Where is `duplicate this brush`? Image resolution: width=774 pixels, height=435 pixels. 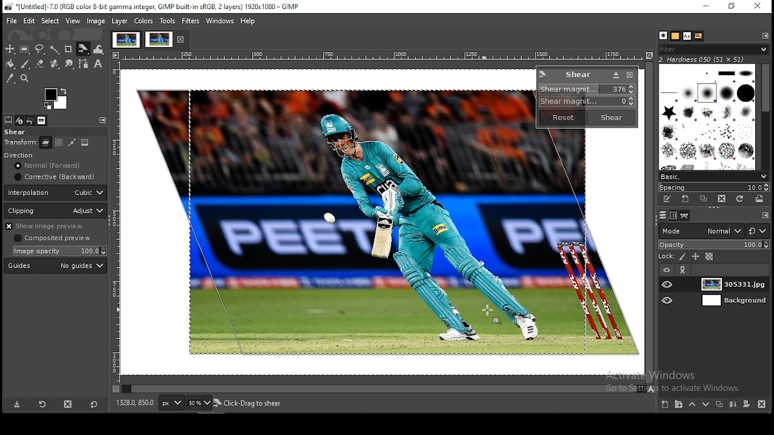 duplicate this brush is located at coordinates (703, 199).